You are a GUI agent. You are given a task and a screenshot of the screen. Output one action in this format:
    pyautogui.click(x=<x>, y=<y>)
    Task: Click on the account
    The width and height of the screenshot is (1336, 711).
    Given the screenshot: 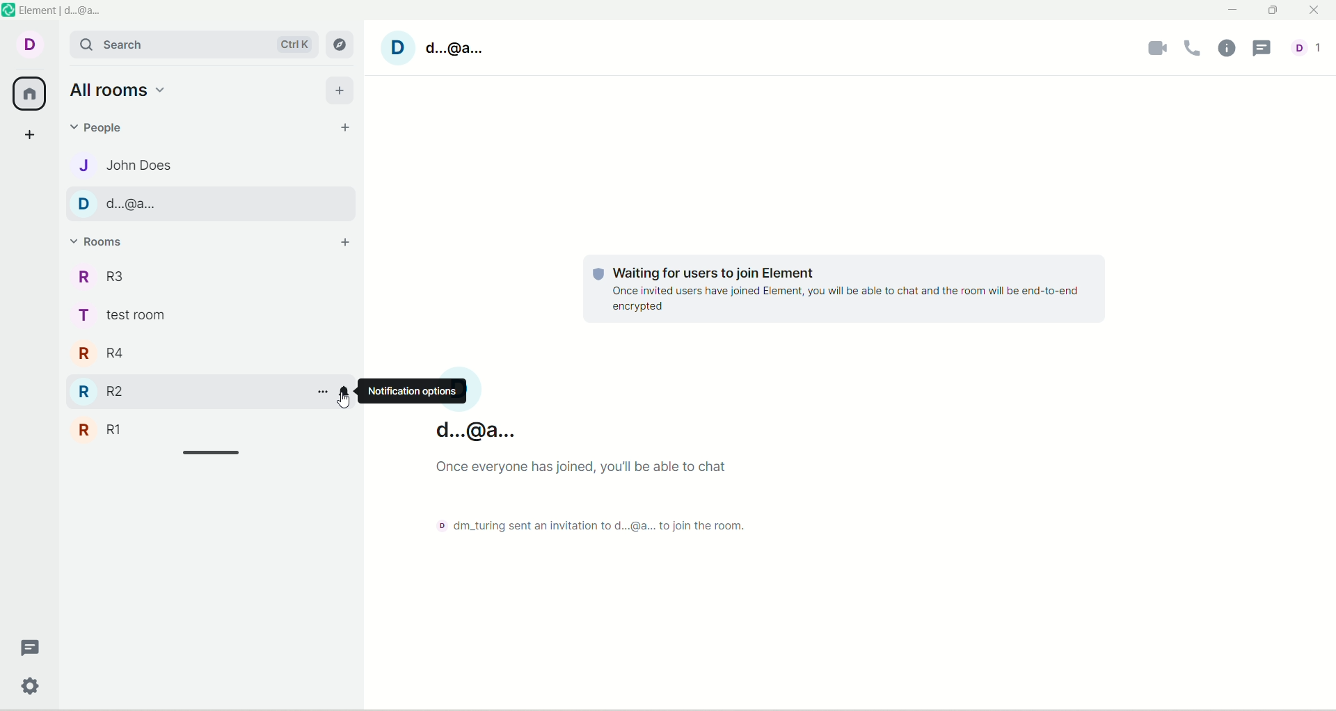 What is the action you would take?
    pyautogui.click(x=459, y=52)
    